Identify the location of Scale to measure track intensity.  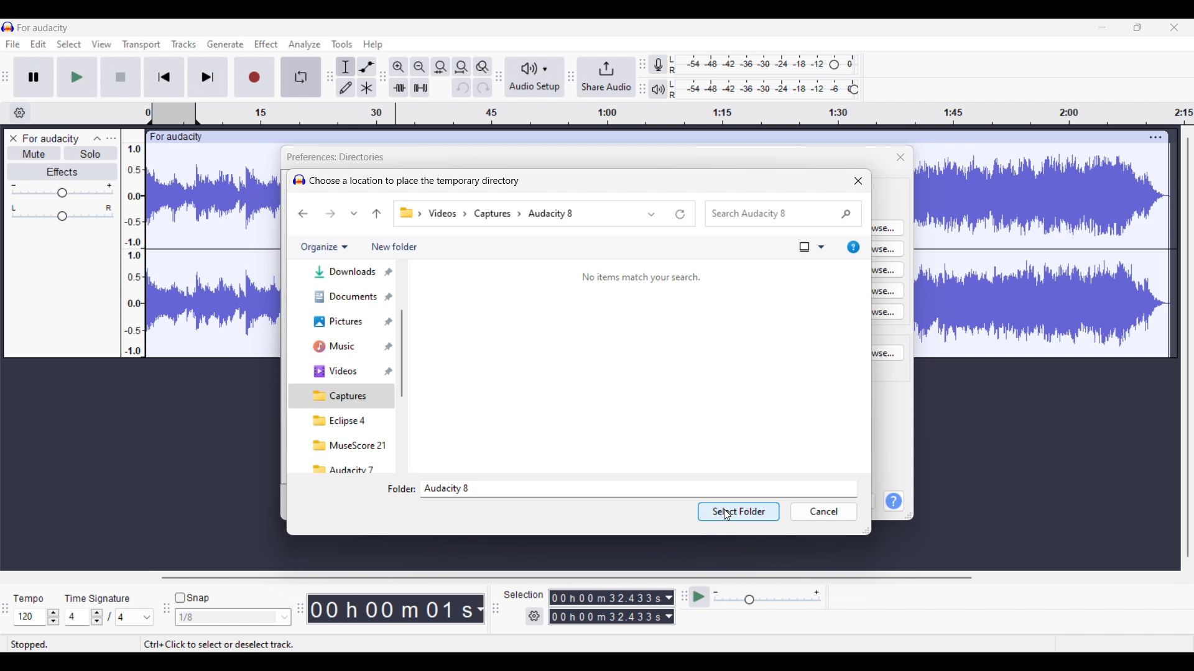
(133, 250).